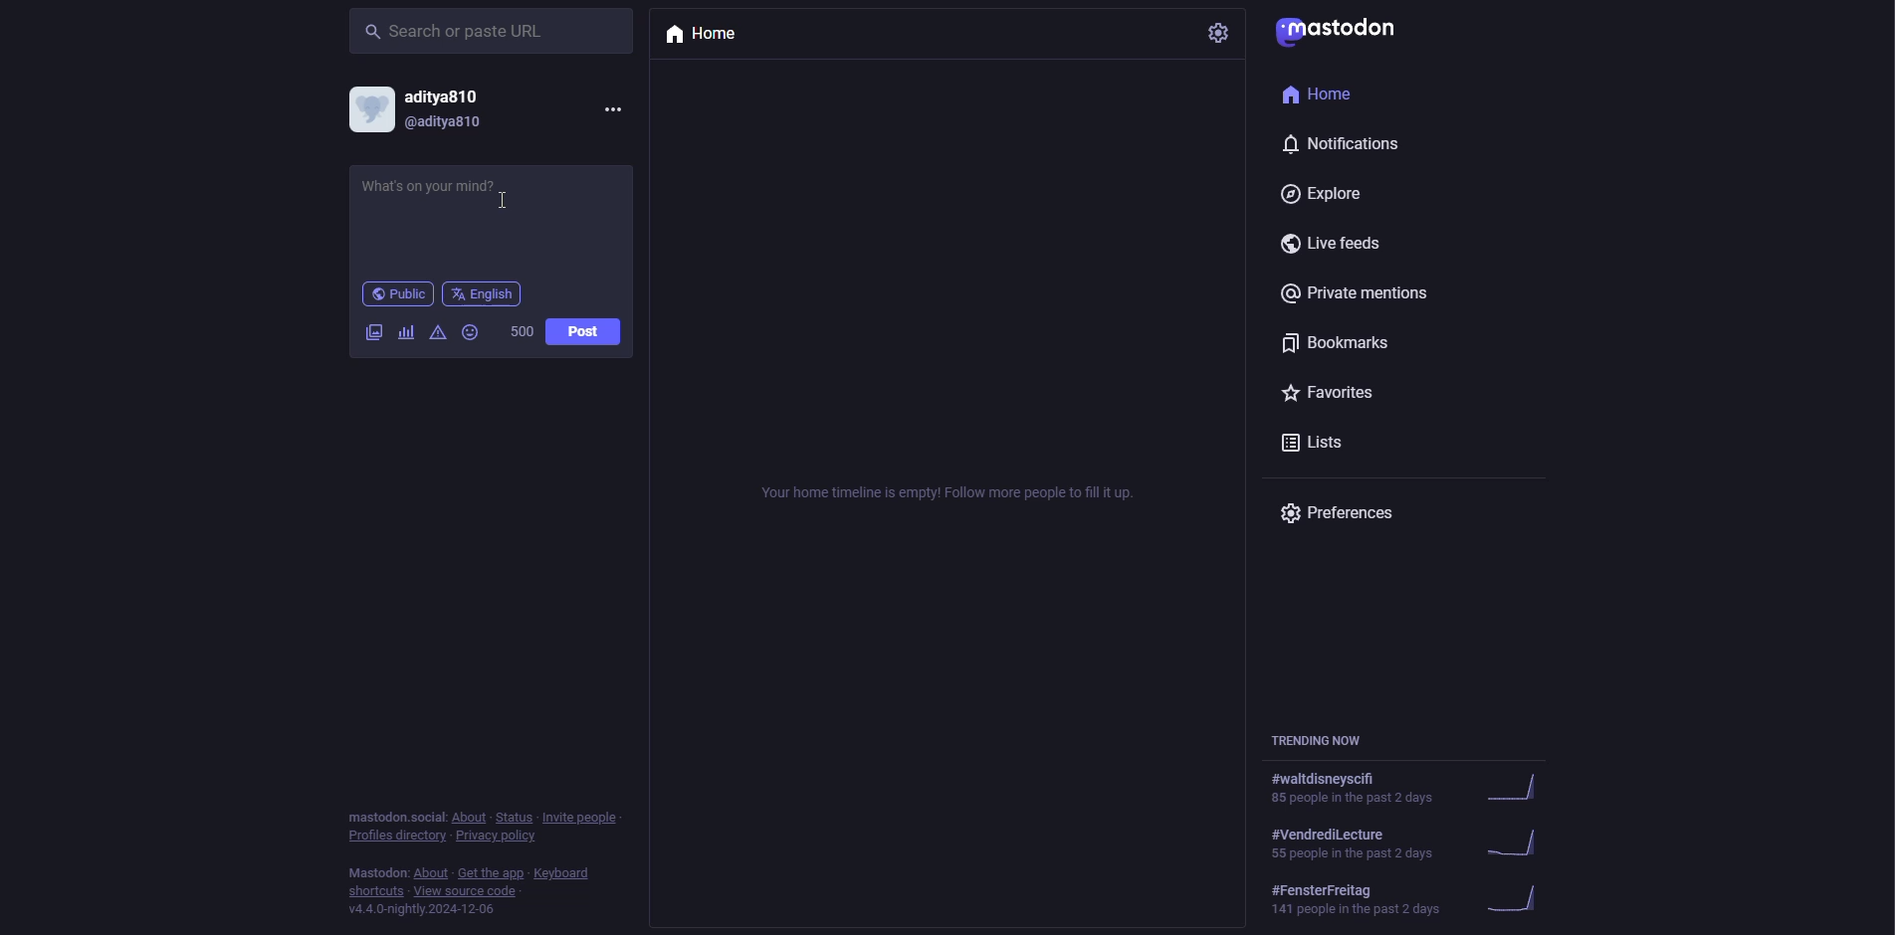 This screenshot has height=935, width=1895. I want to click on notifications, so click(1344, 144).